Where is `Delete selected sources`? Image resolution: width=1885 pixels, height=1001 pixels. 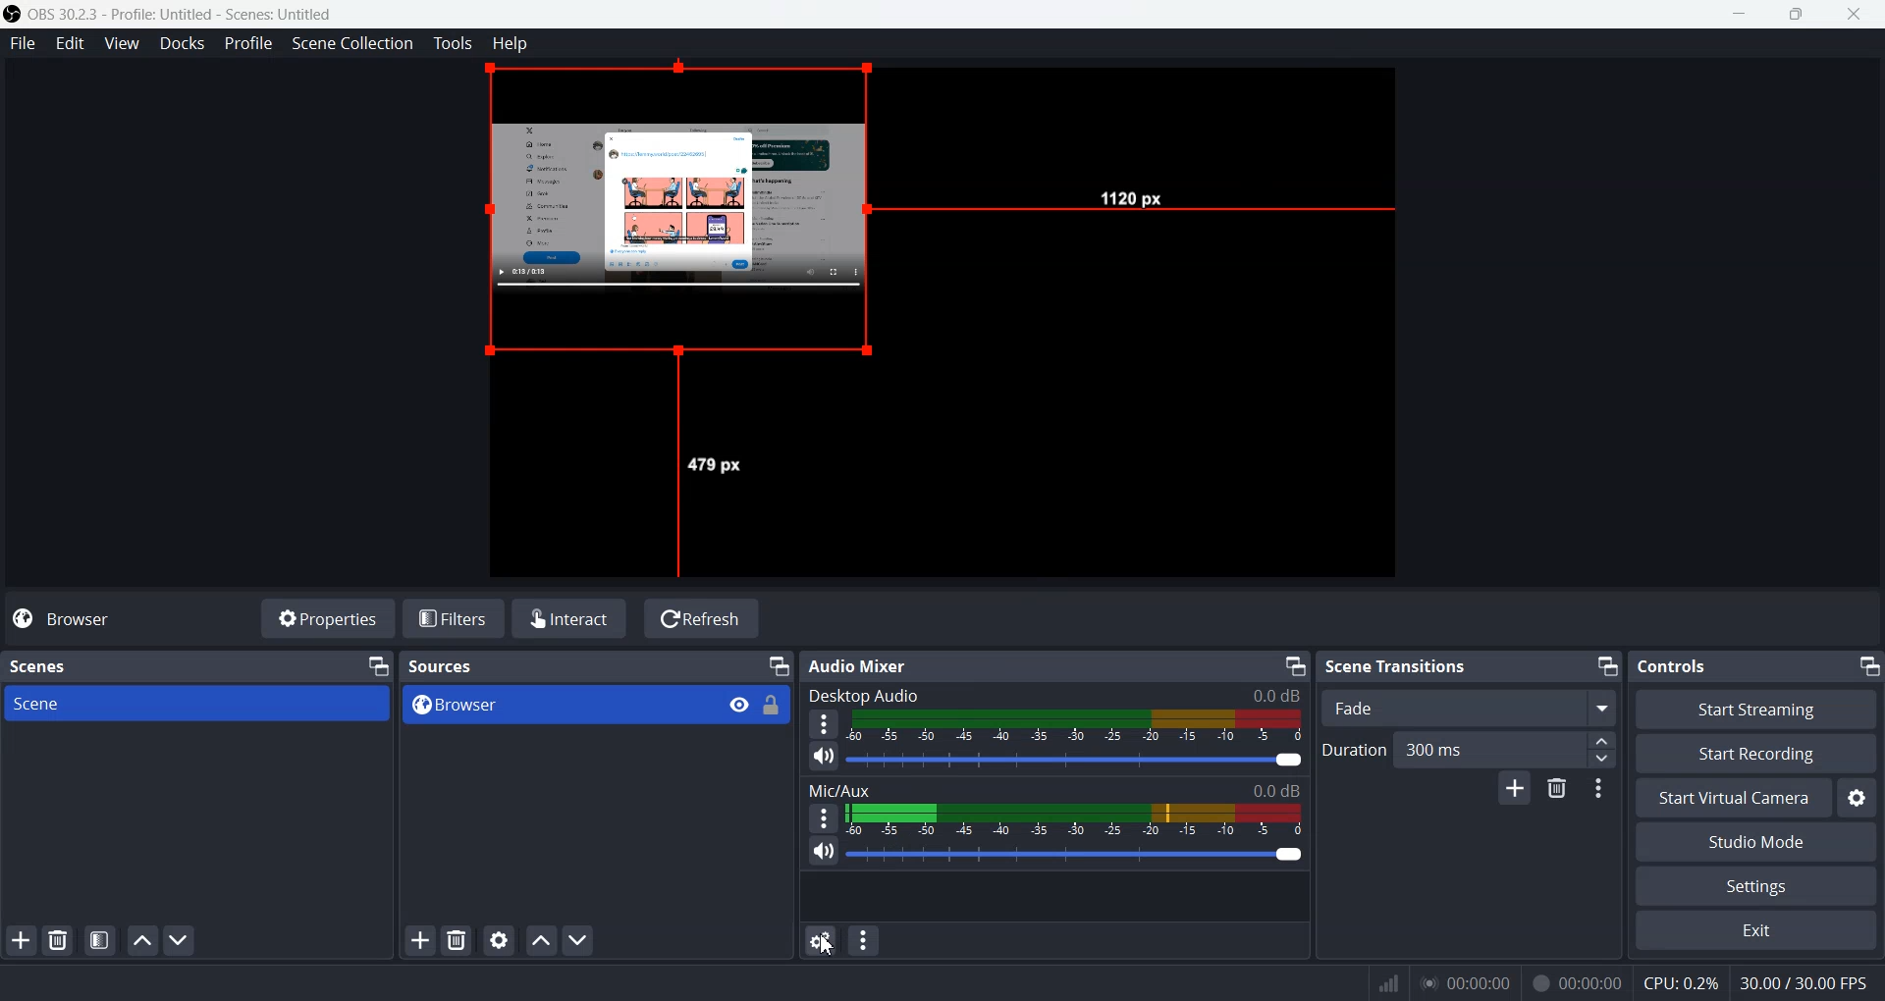 Delete selected sources is located at coordinates (459, 940).